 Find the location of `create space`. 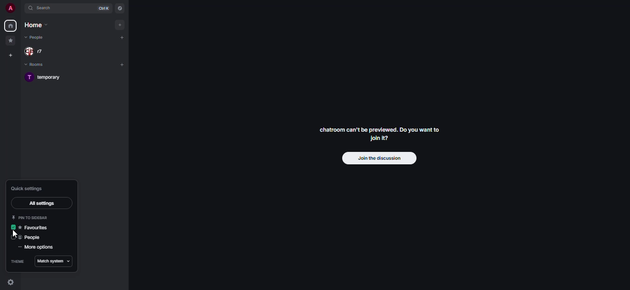

create space is located at coordinates (11, 56).